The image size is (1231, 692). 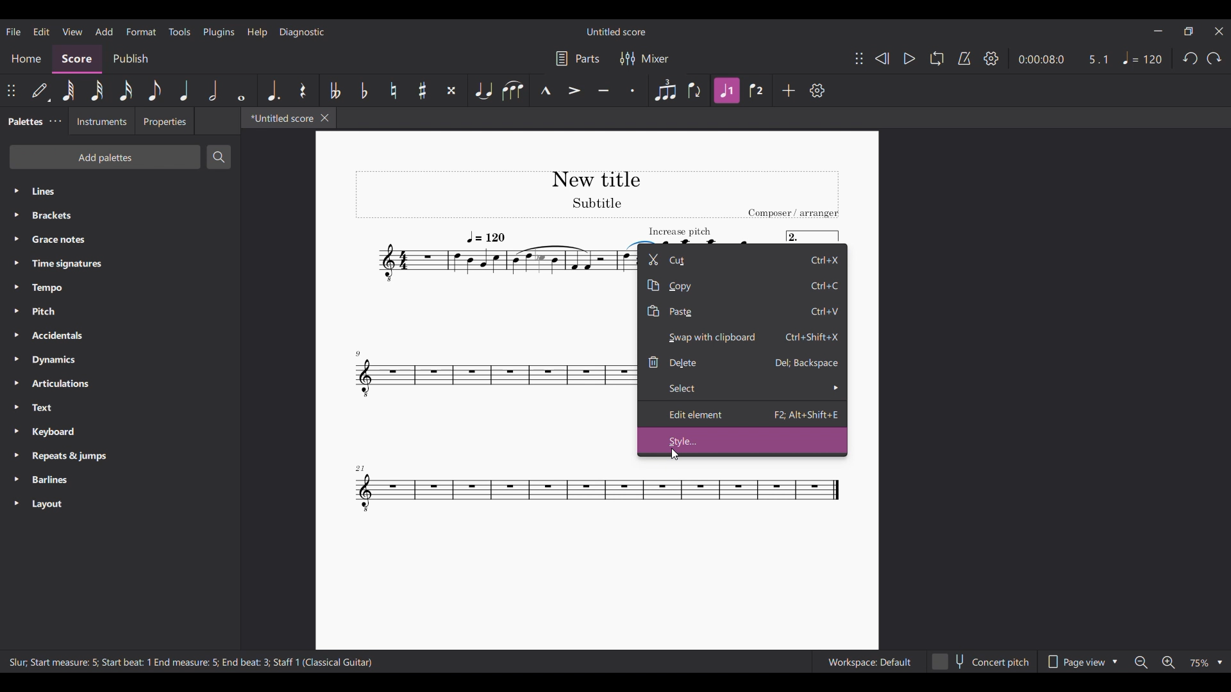 What do you see at coordinates (574, 90) in the screenshot?
I see `Accent` at bounding box center [574, 90].